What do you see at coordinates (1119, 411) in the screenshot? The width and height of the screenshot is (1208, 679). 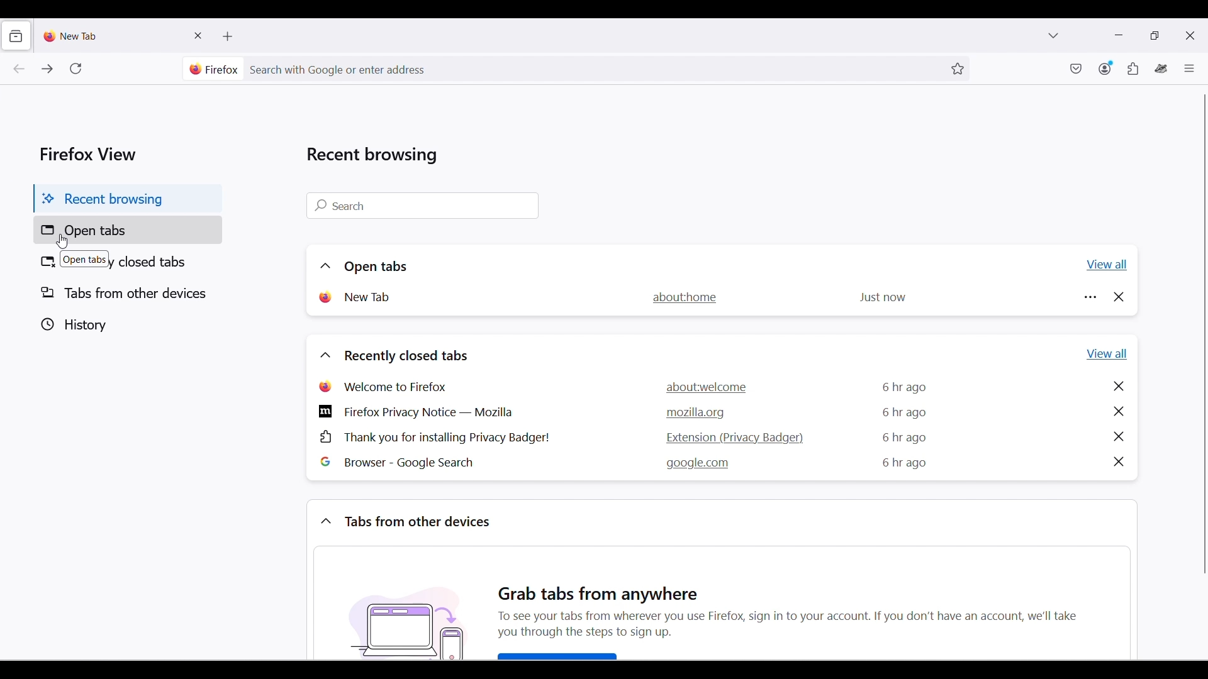 I see `Close Firefox Privacy Notice tab` at bounding box center [1119, 411].